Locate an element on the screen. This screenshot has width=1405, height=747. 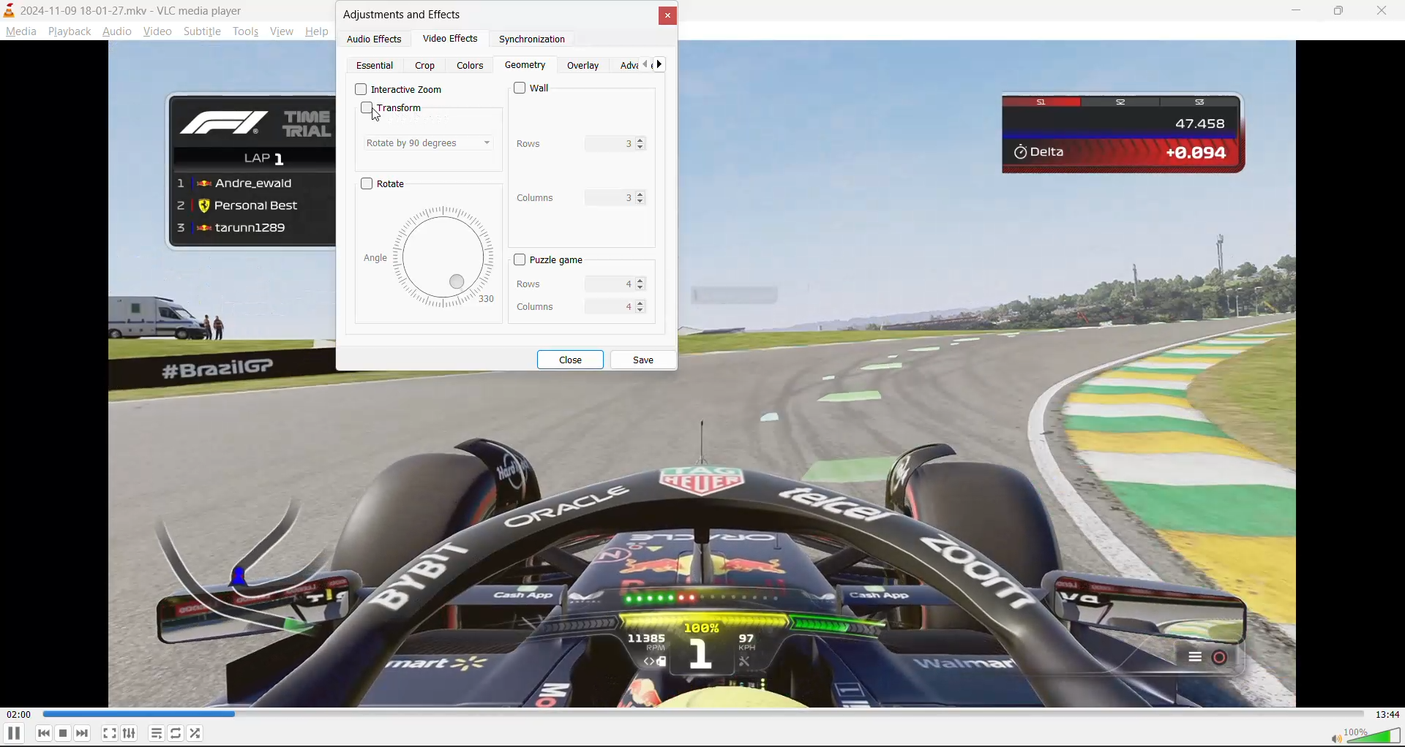
track slider is located at coordinates (701, 714).